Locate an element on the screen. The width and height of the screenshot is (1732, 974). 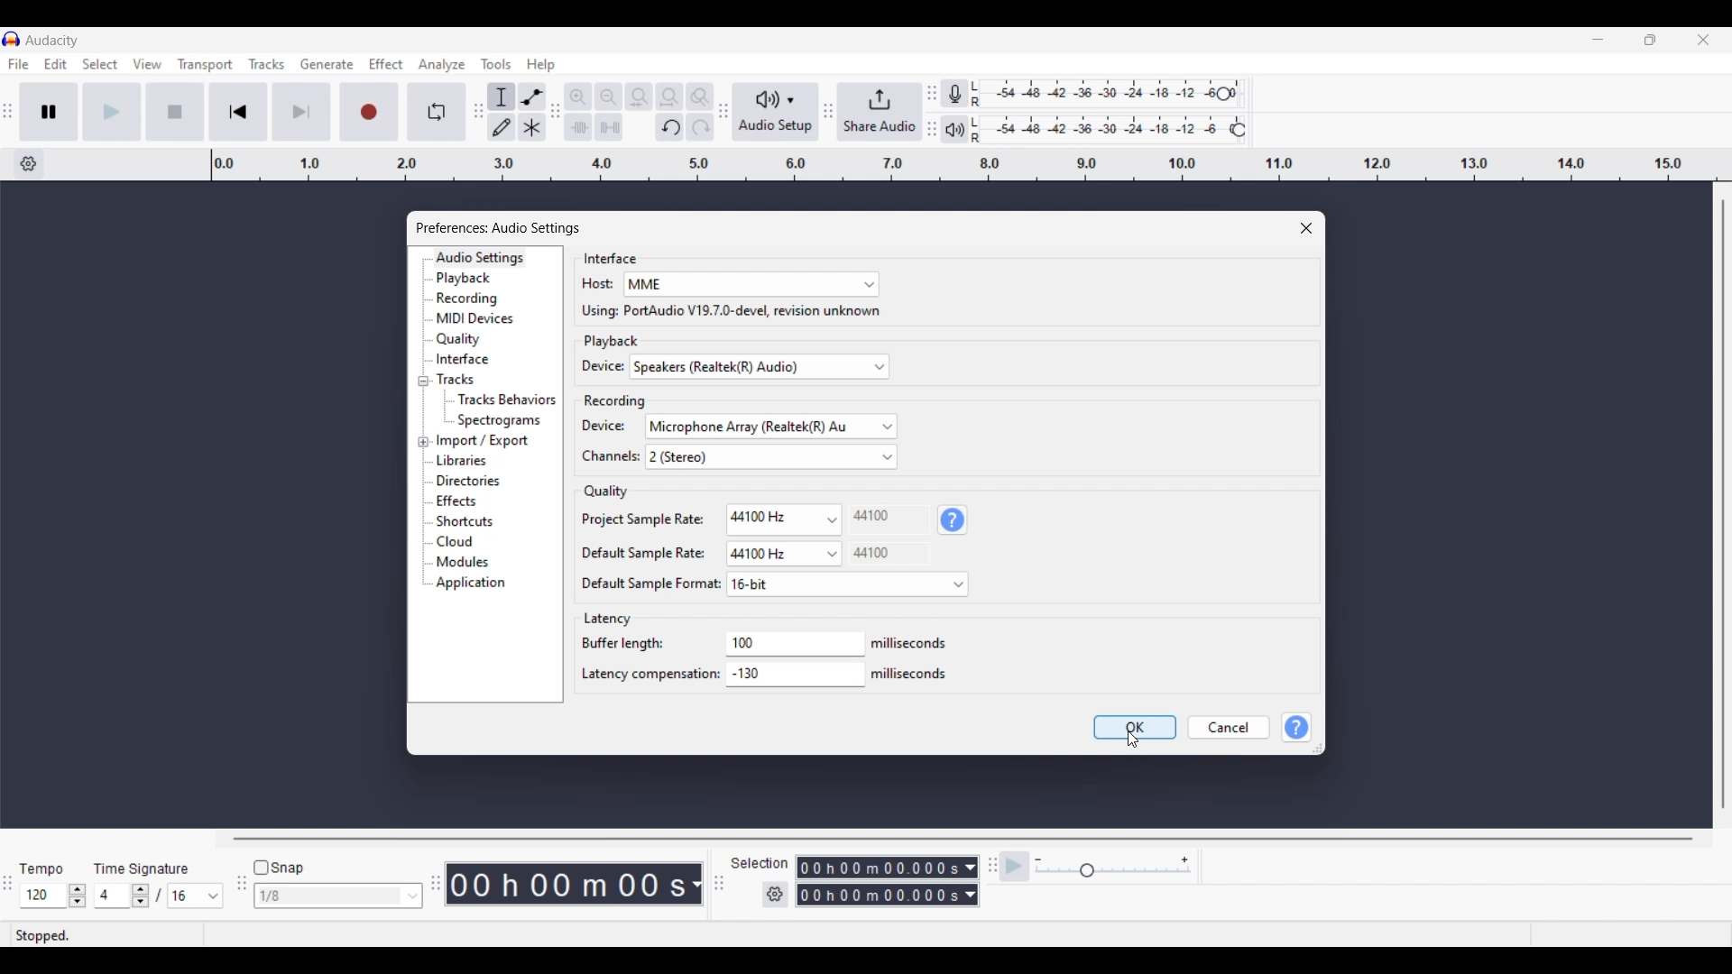
Pause is located at coordinates (49, 111).